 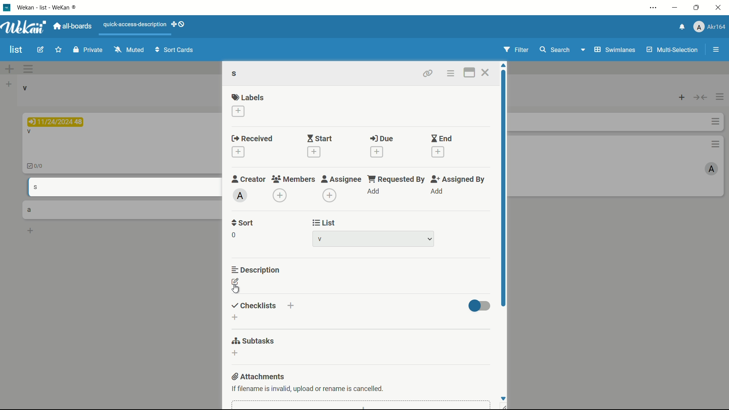 I want to click on all boards, so click(x=72, y=26).